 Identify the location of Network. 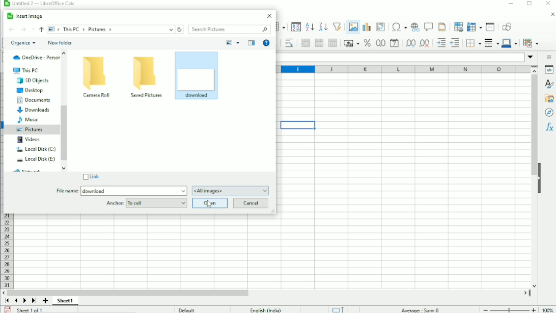
(27, 170).